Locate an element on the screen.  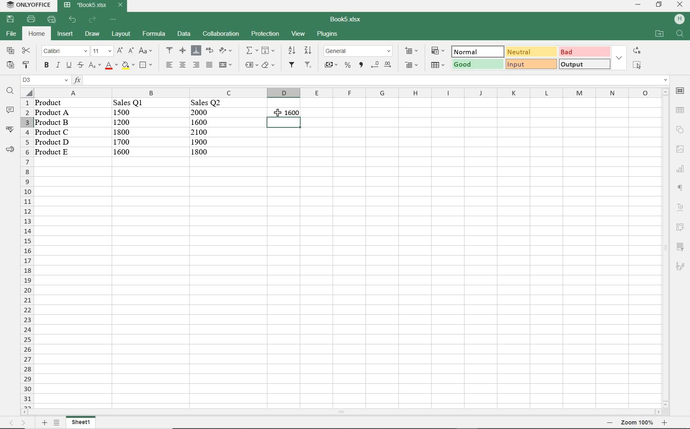
Select all is located at coordinates (25, 92).